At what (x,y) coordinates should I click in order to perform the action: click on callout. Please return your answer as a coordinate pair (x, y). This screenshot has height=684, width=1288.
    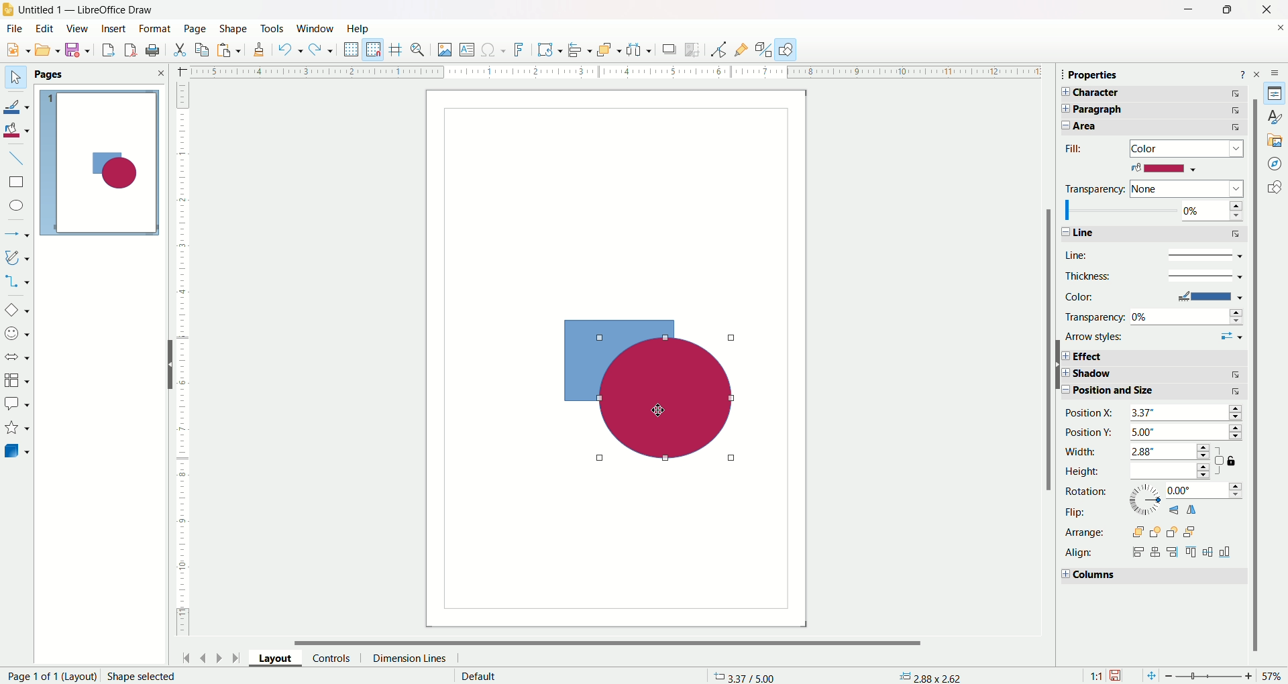
    Looking at the image, I should click on (17, 403).